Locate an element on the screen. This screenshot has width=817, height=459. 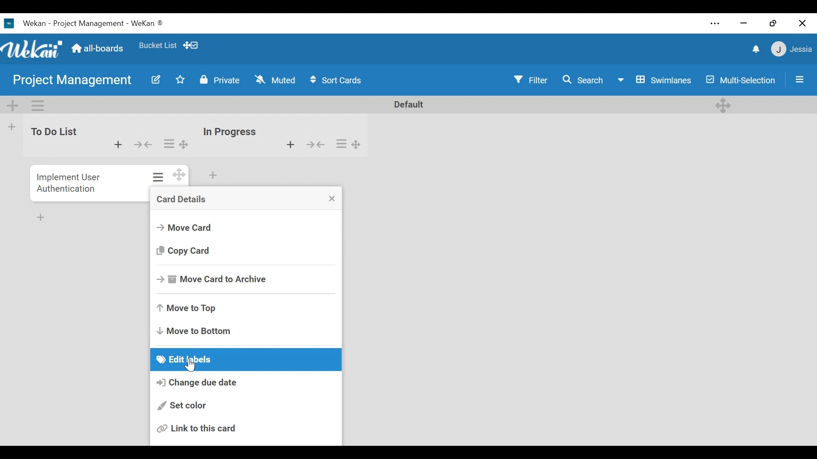
settings and more is located at coordinates (714, 24).